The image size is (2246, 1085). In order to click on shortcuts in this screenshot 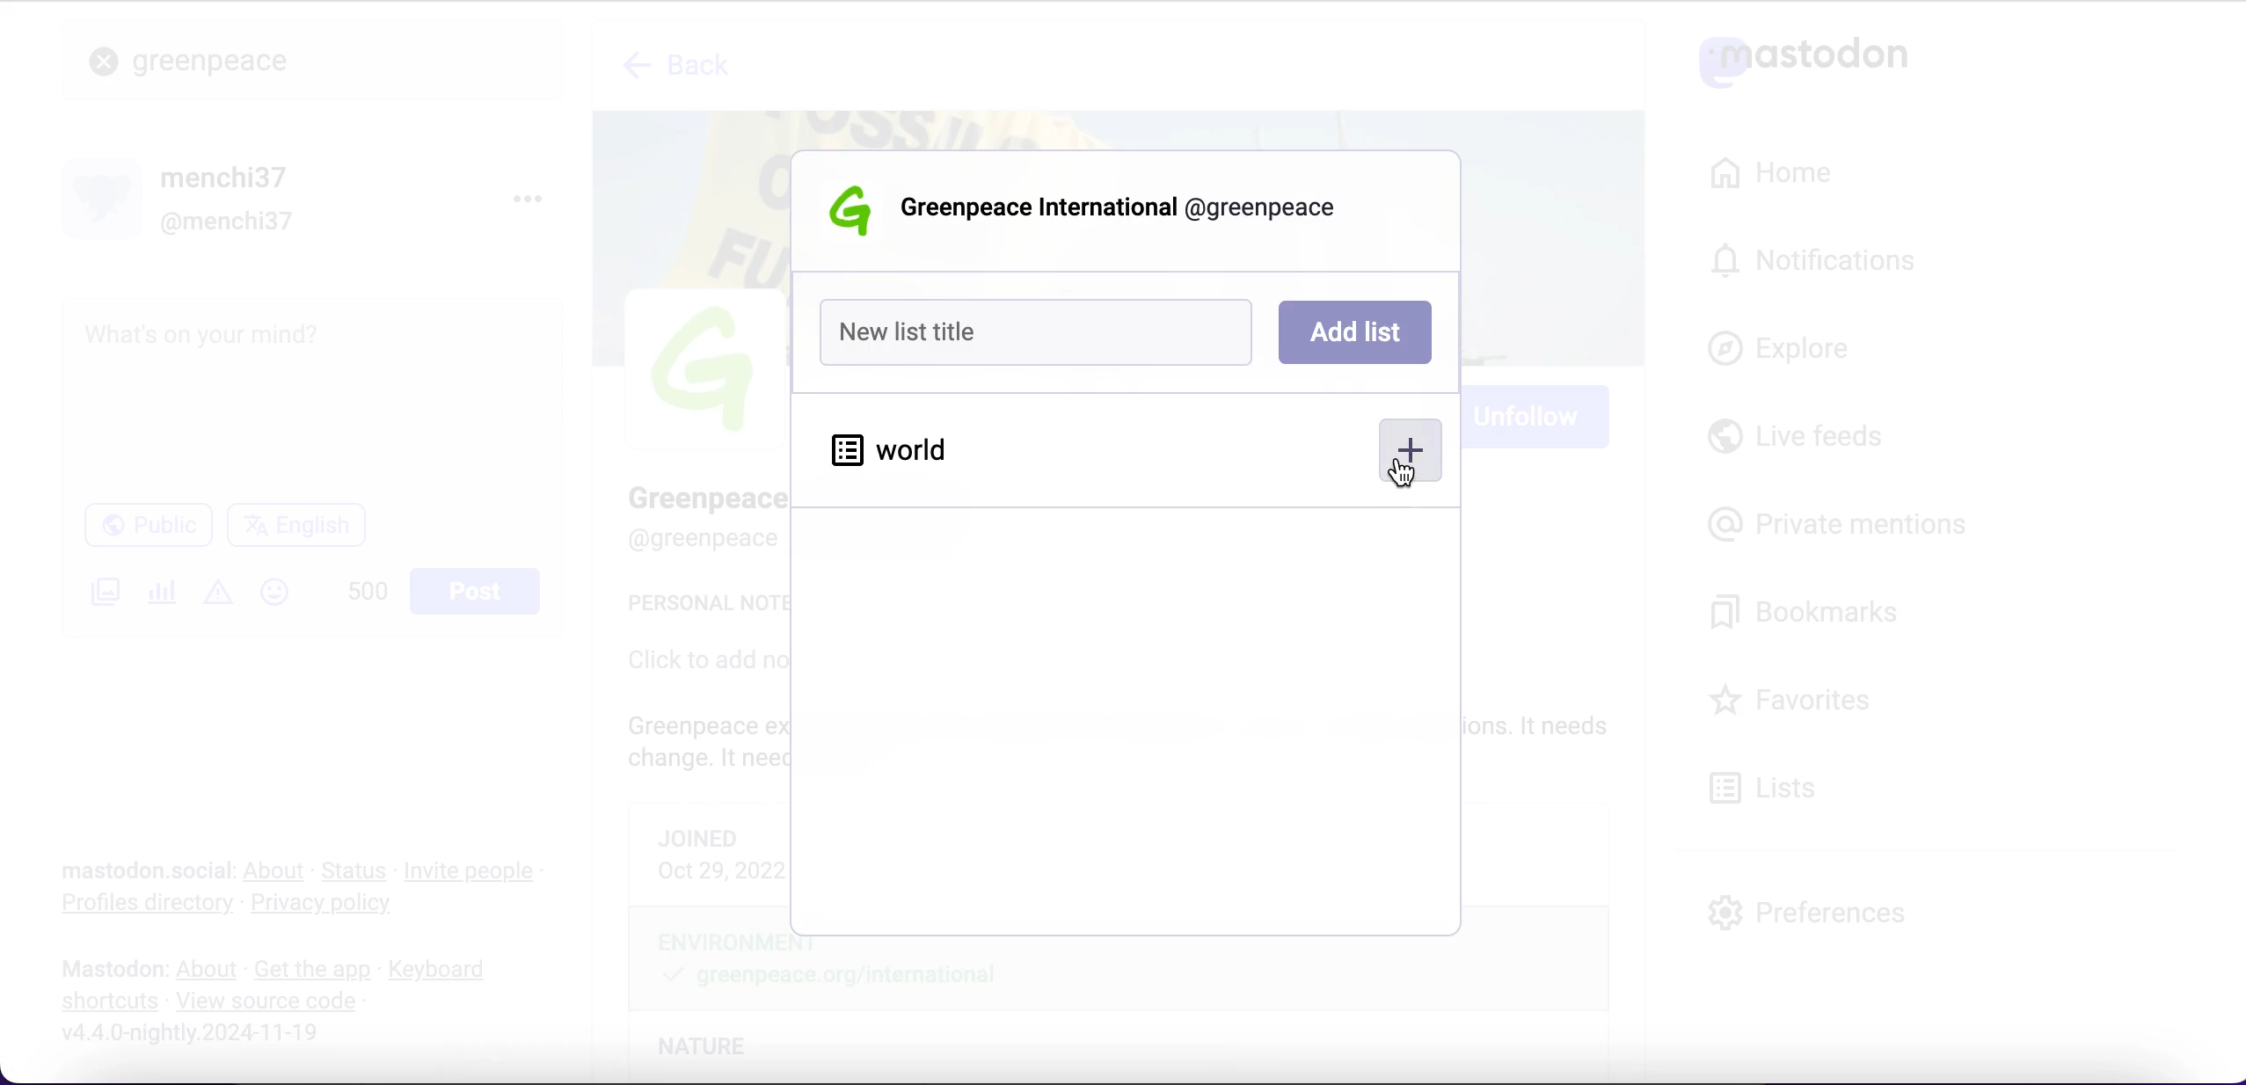, I will do `click(104, 1002)`.